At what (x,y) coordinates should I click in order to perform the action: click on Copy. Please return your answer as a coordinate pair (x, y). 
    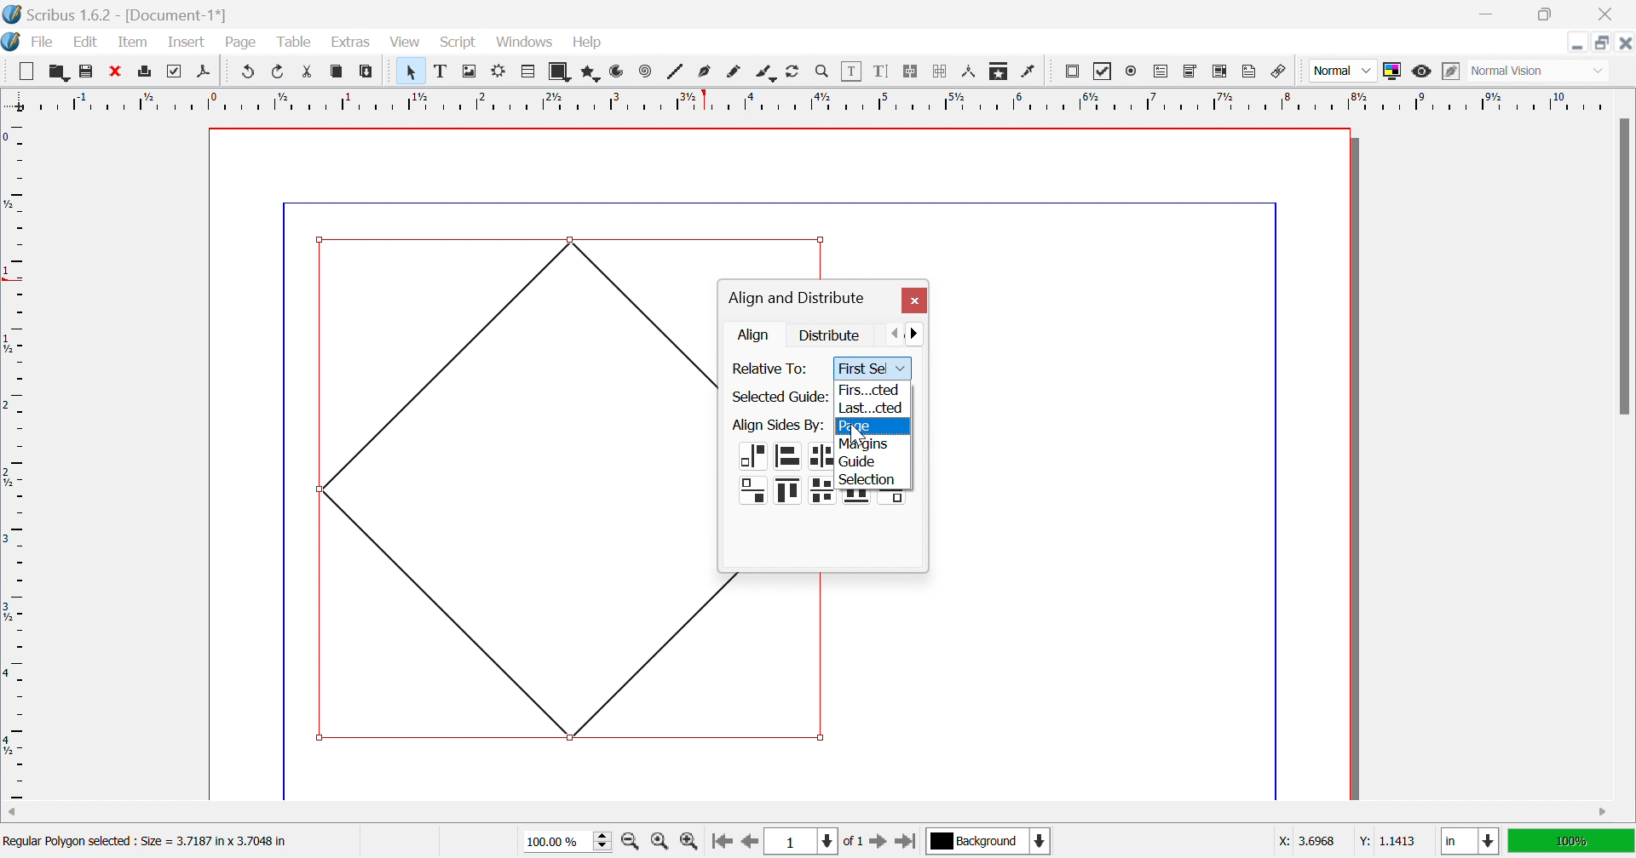
    Looking at the image, I should click on (337, 71).